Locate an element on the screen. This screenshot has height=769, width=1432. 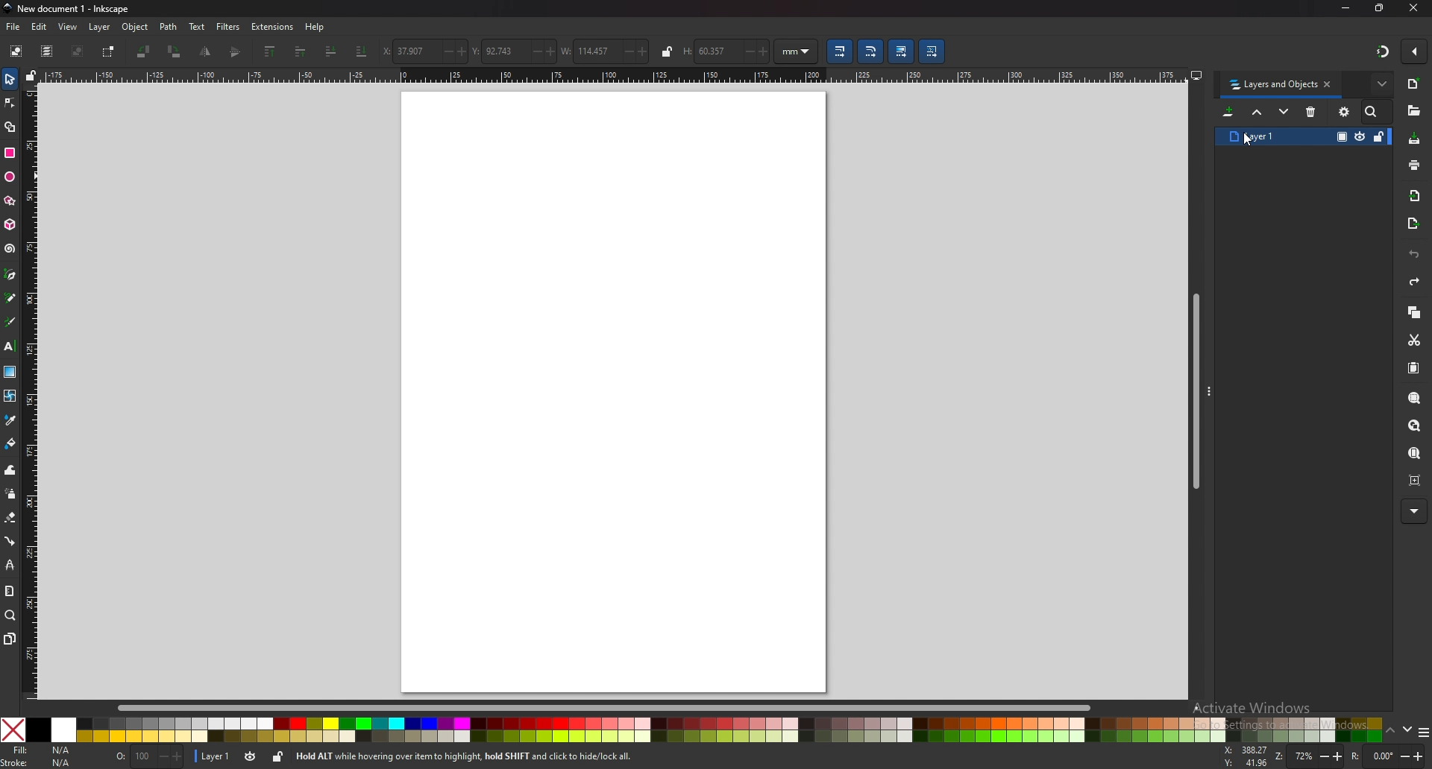
lock is located at coordinates (667, 51).